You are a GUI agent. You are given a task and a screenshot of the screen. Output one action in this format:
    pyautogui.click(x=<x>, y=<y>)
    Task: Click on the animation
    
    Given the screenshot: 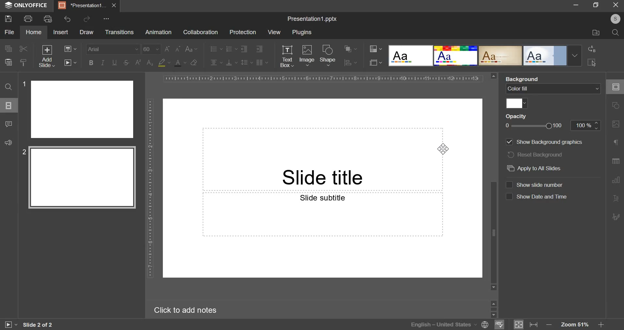 What is the action you would take?
    pyautogui.click(x=158, y=32)
    